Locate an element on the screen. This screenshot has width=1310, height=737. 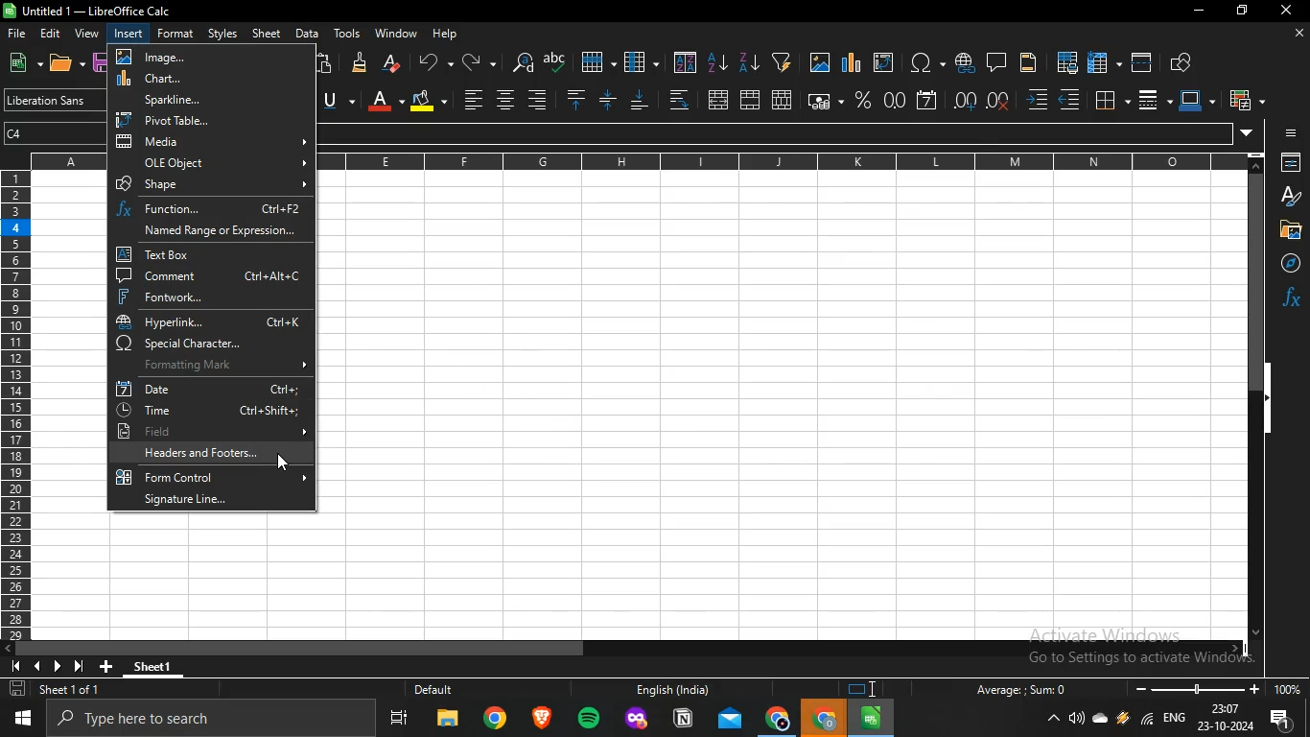
winamp agent is located at coordinates (1123, 724).